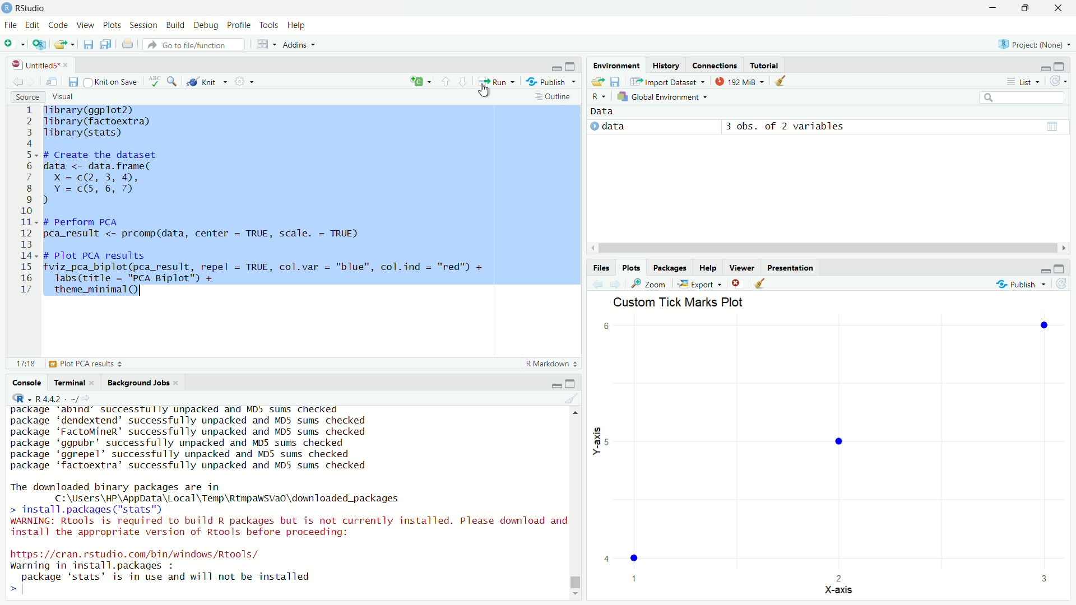  Describe the element at coordinates (650, 283) in the screenshot. I see `zoom` at that location.